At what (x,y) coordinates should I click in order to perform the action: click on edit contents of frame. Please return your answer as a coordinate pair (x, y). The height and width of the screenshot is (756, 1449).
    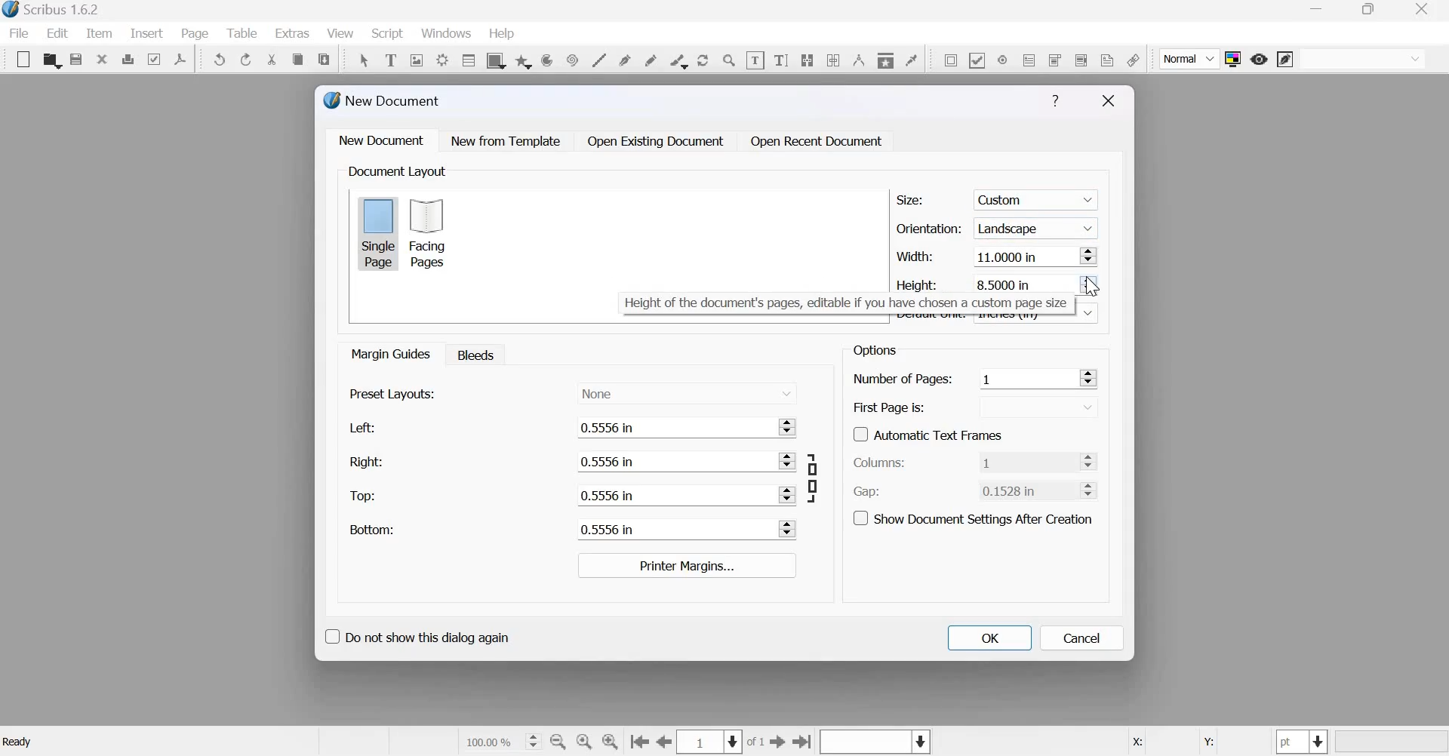
    Looking at the image, I should click on (755, 60).